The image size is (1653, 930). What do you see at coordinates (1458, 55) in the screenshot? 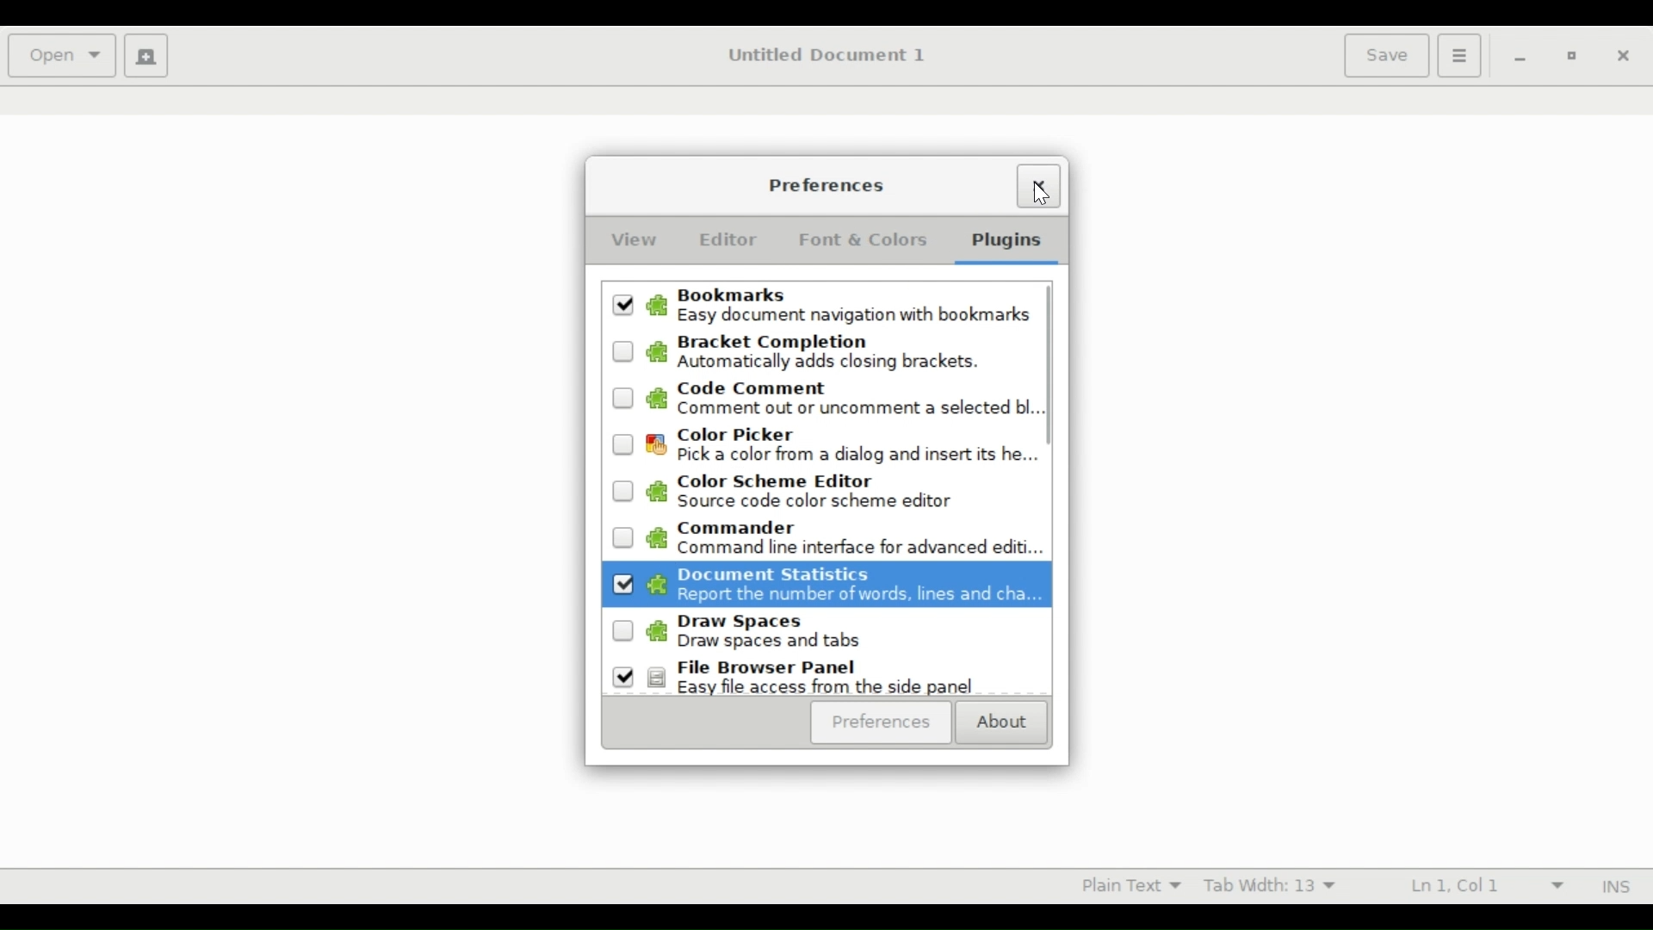
I see `Application menu` at bounding box center [1458, 55].